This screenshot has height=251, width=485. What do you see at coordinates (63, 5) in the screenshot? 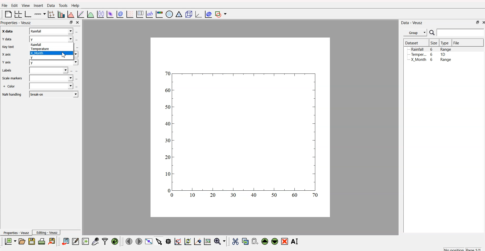
I see `Tools` at bounding box center [63, 5].